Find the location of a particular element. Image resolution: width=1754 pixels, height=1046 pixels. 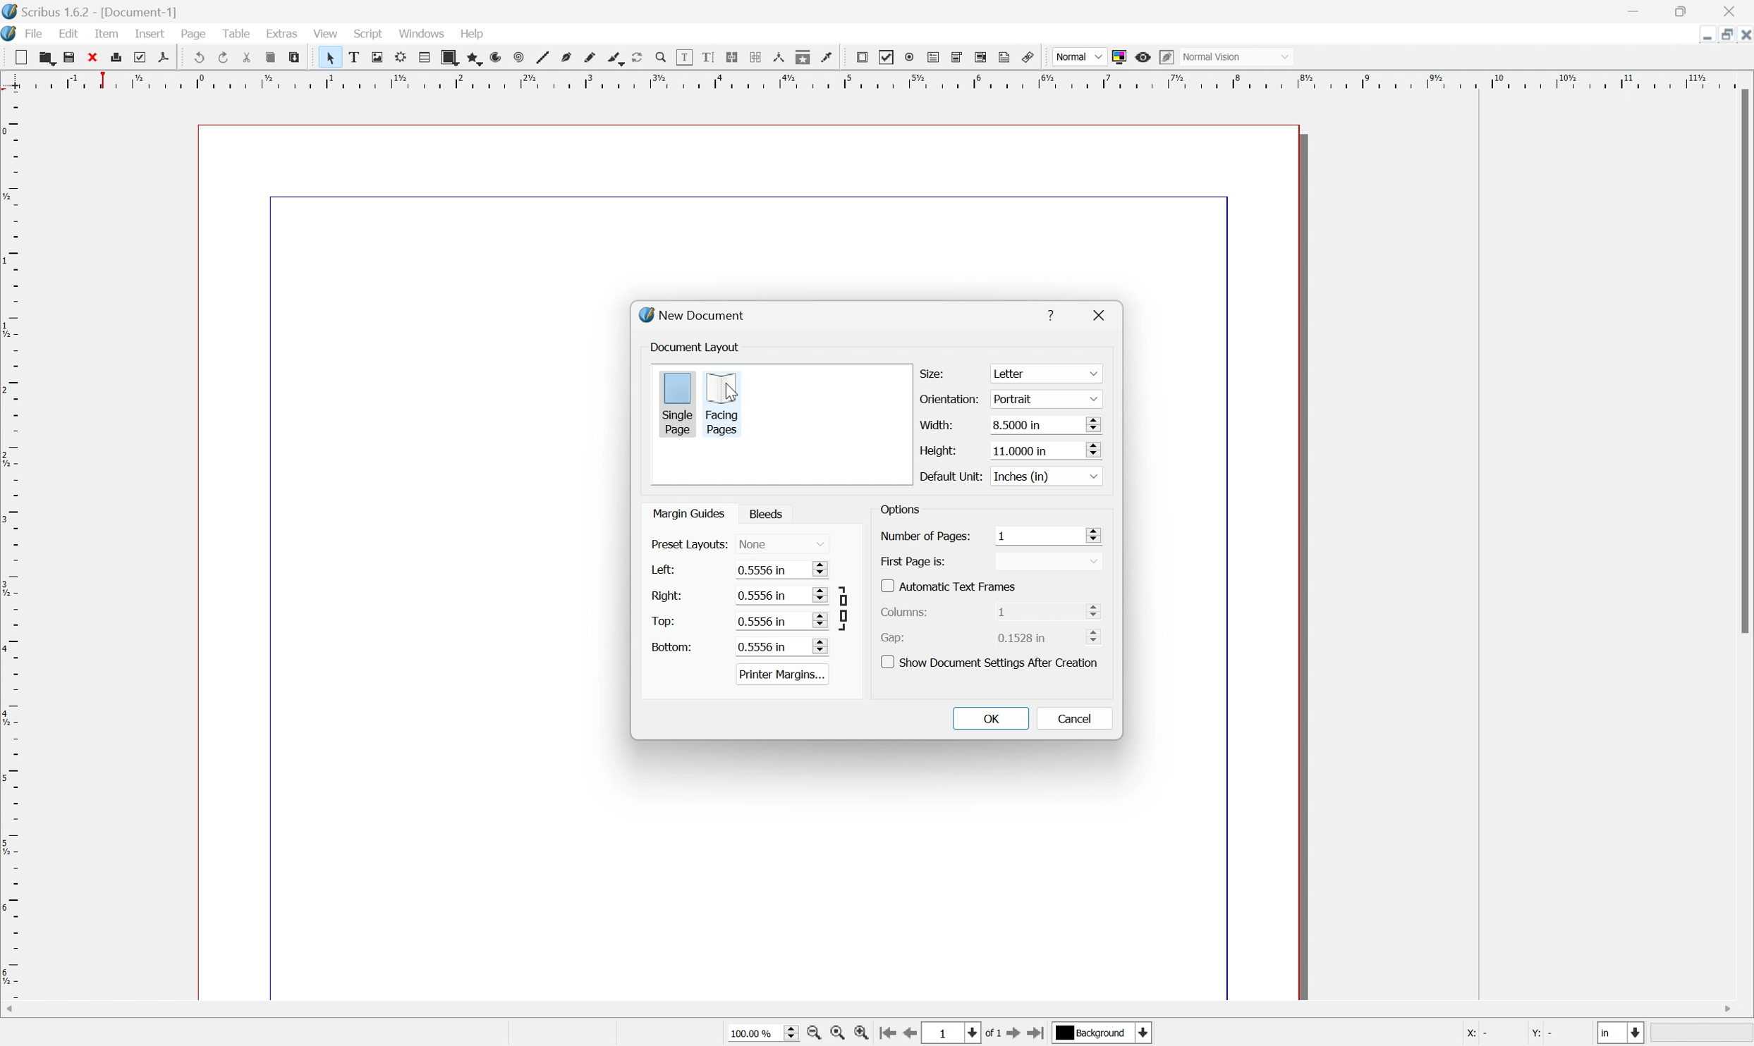

First Page is: is located at coordinates (1049, 561).